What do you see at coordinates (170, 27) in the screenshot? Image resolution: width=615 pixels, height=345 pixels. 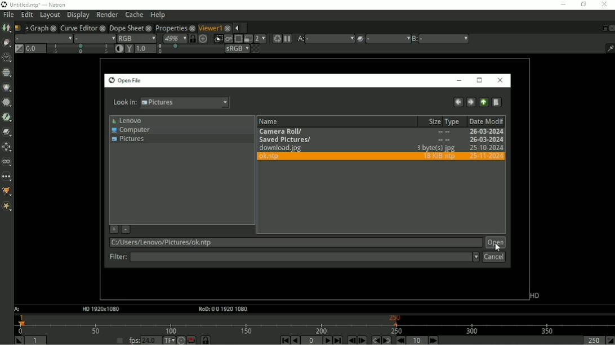 I see `Properties` at bounding box center [170, 27].